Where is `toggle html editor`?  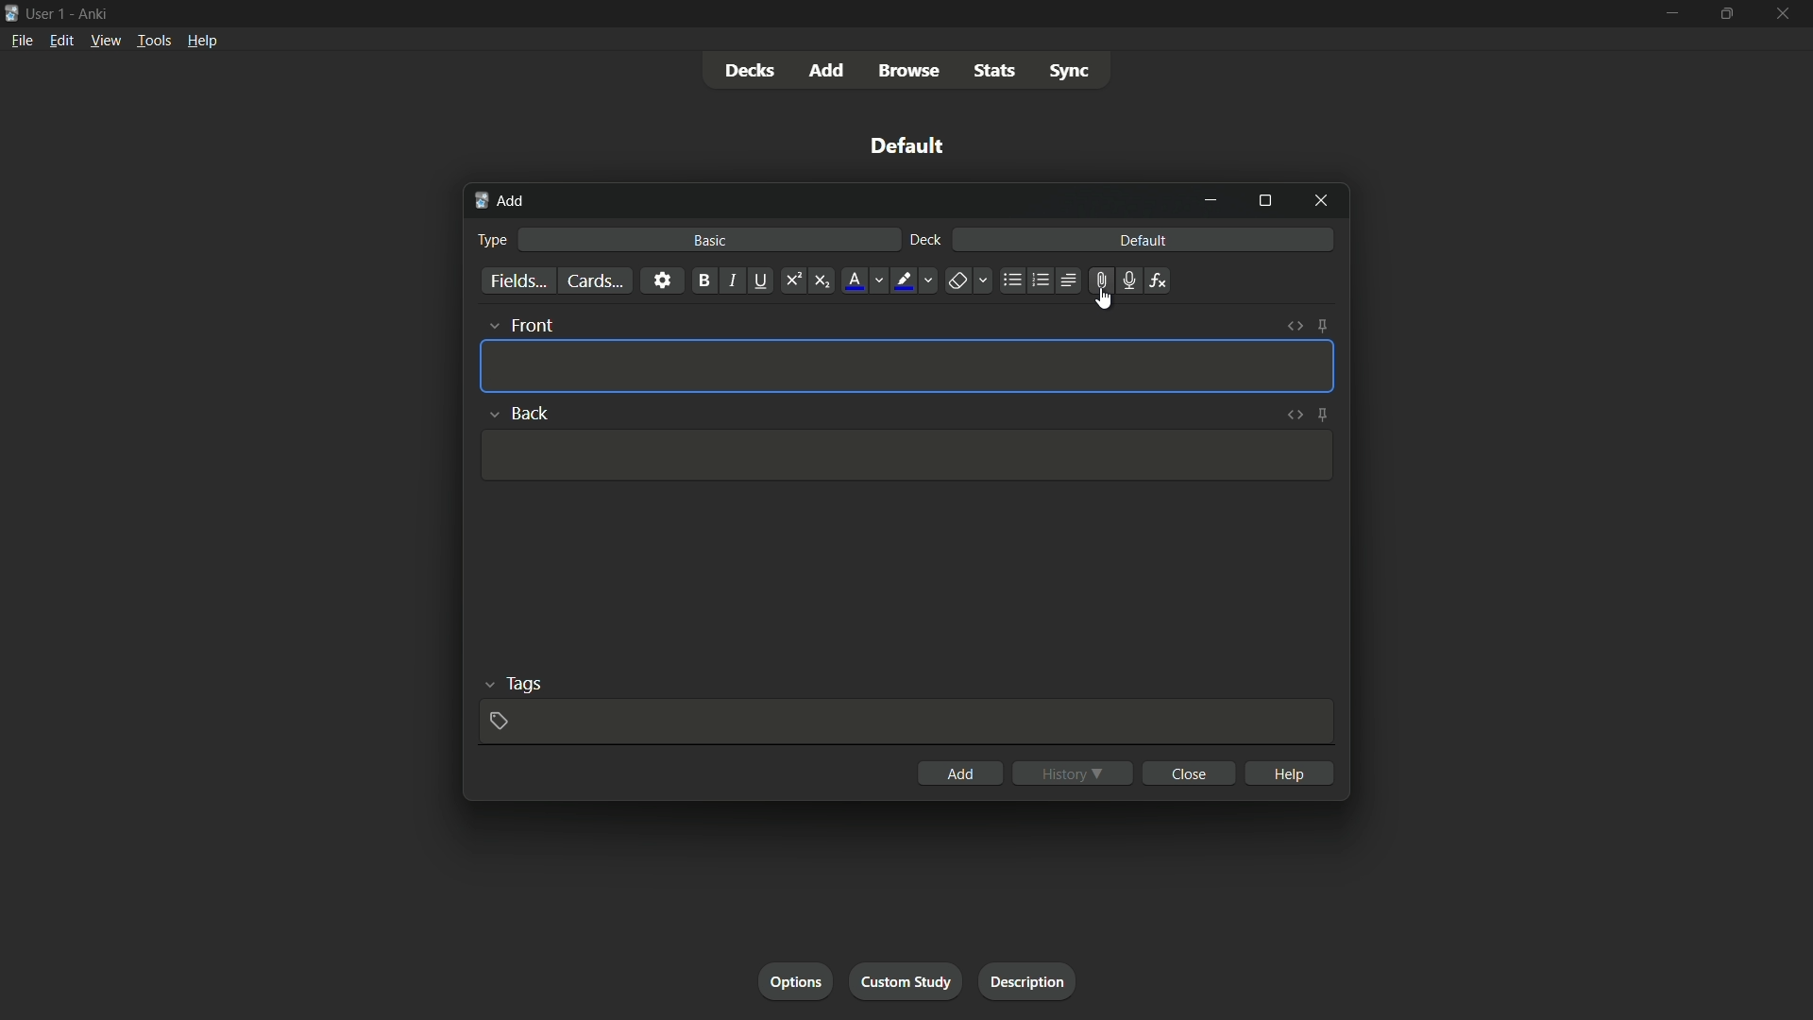 toggle html editor is located at coordinates (1294, 414).